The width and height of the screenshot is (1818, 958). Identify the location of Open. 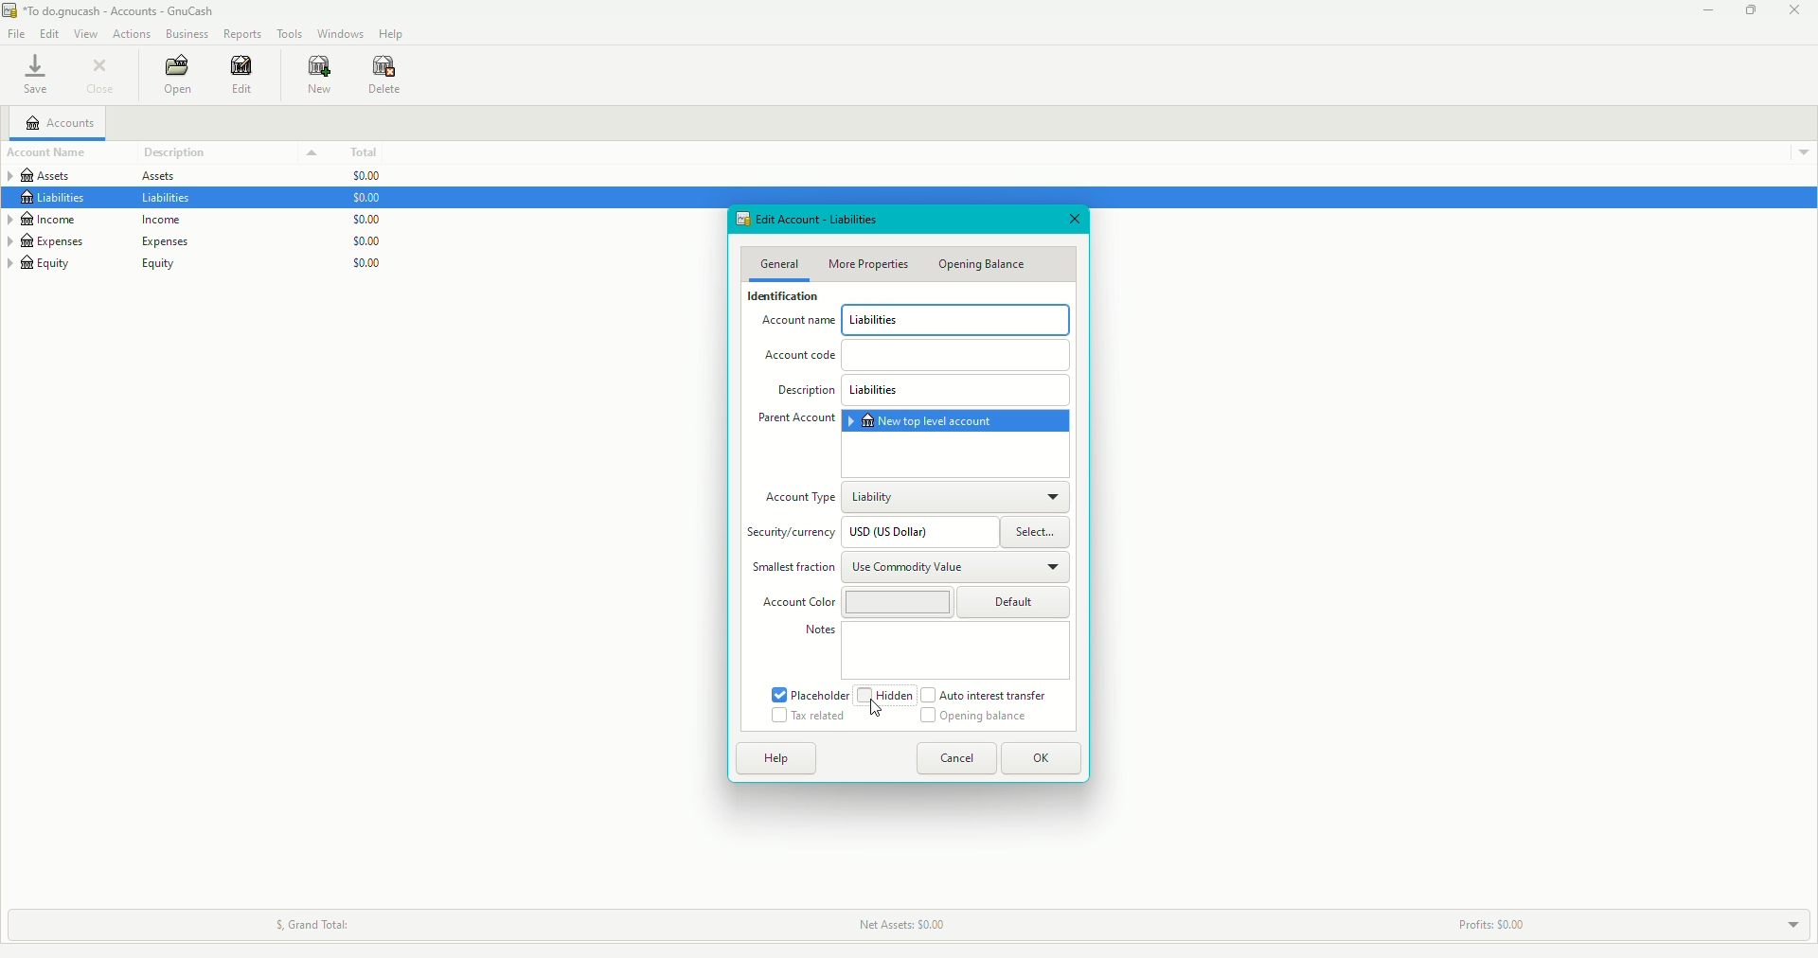
(176, 76).